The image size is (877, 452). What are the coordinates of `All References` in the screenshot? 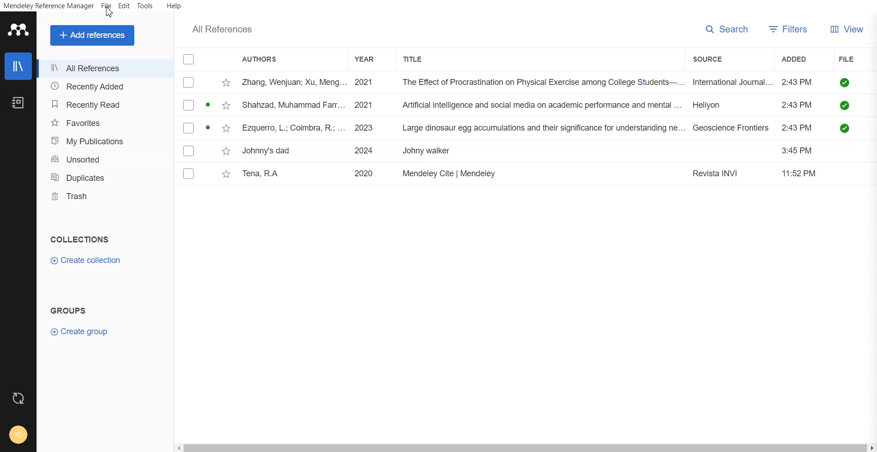 It's located at (100, 68).